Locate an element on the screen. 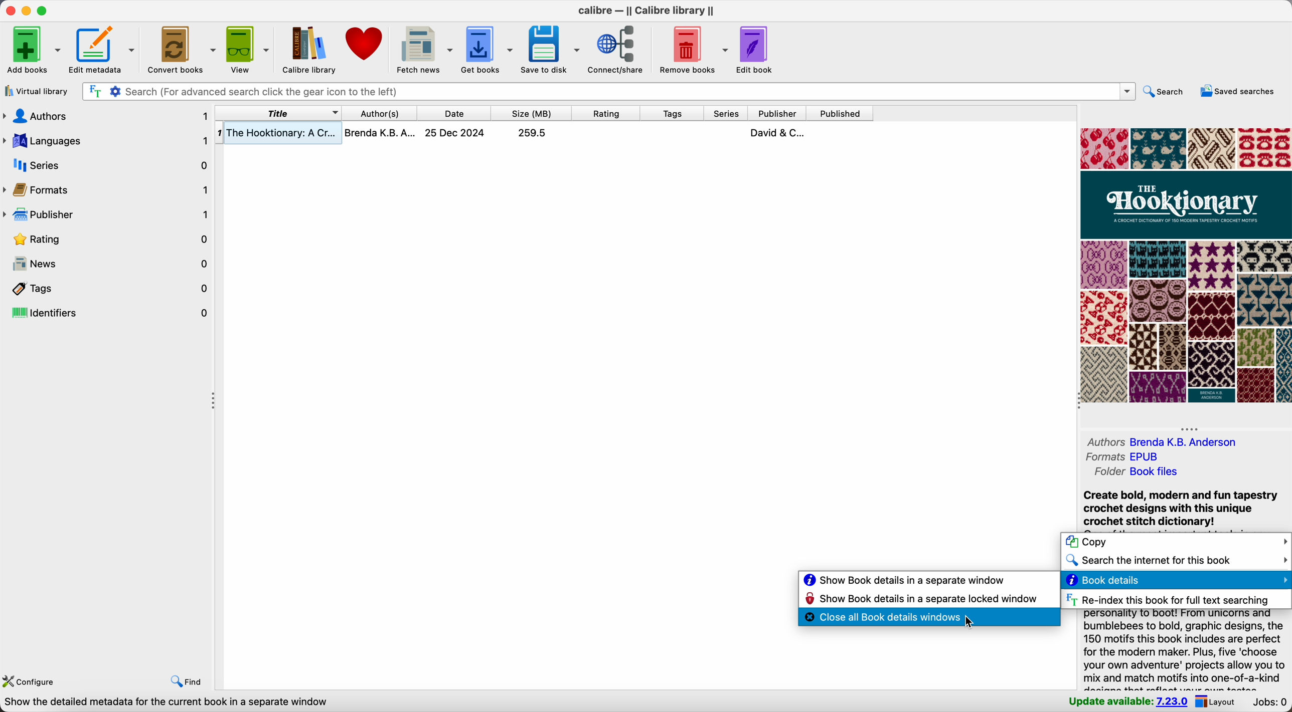 This screenshot has width=1292, height=712. add books is located at coordinates (32, 49).